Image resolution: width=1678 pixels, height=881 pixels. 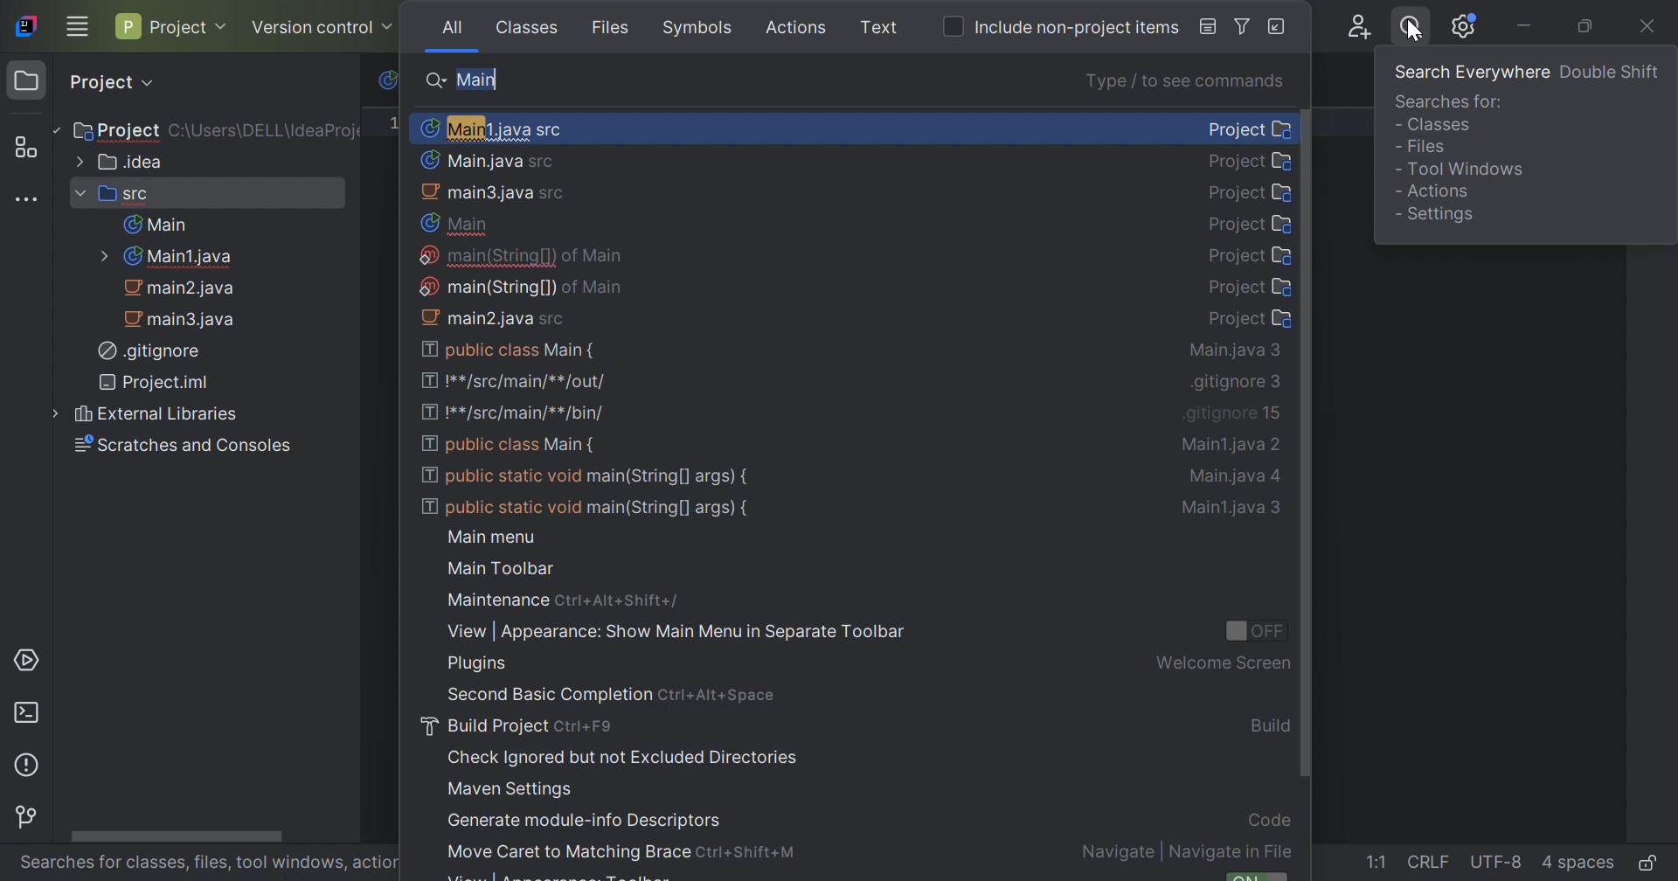 What do you see at coordinates (1610, 73) in the screenshot?
I see `Double Shift` at bounding box center [1610, 73].